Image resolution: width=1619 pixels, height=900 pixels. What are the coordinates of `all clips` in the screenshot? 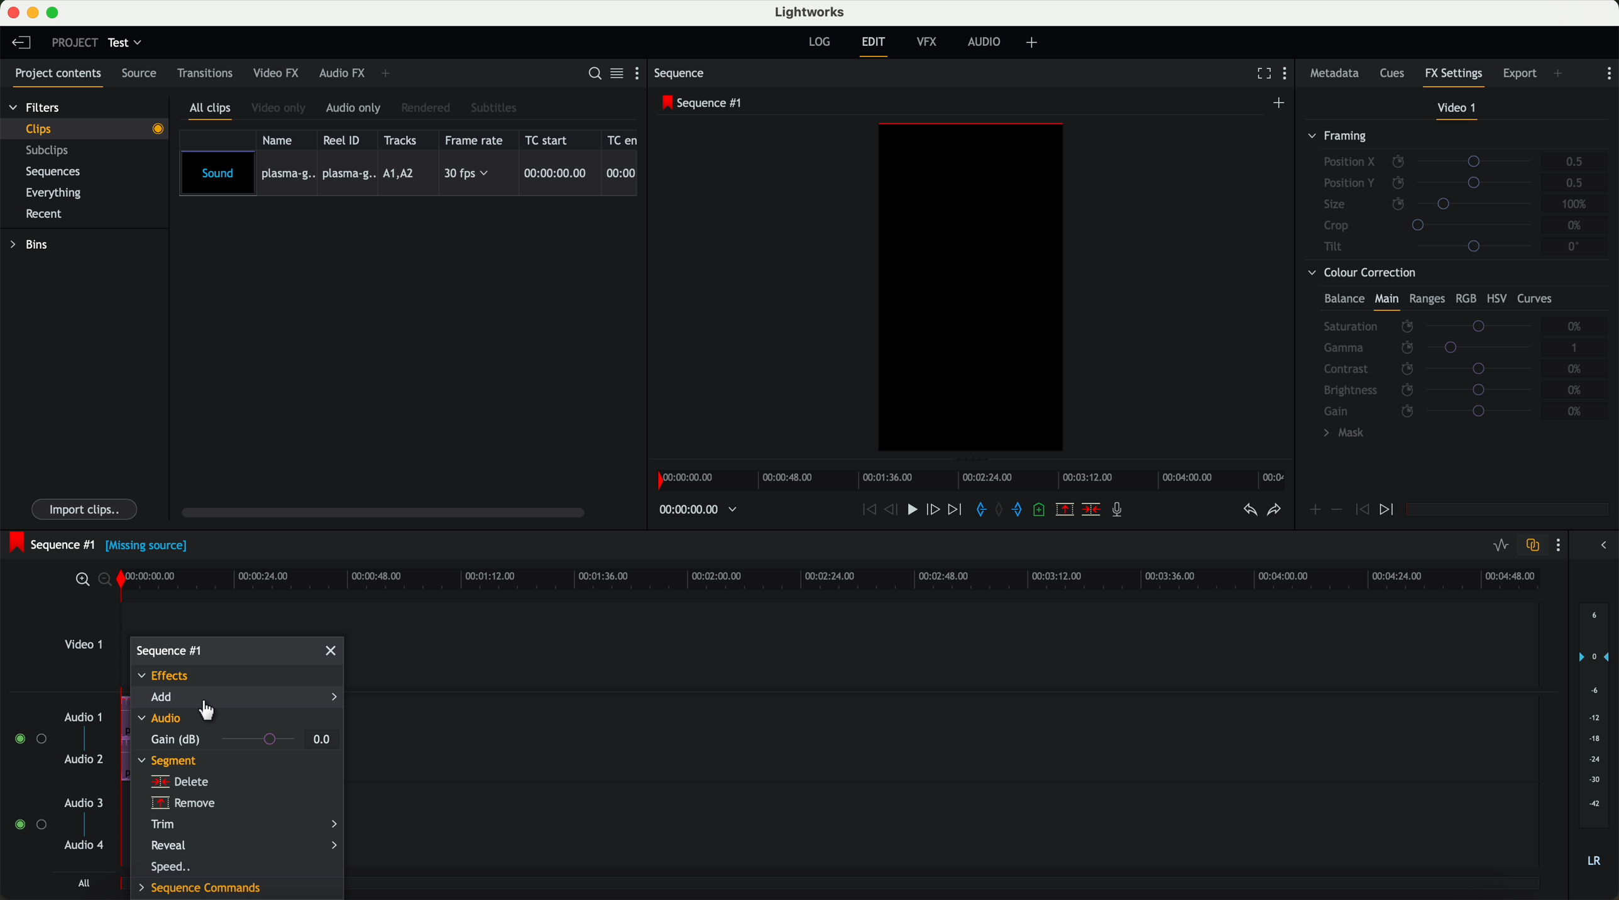 It's located at (213, 110).